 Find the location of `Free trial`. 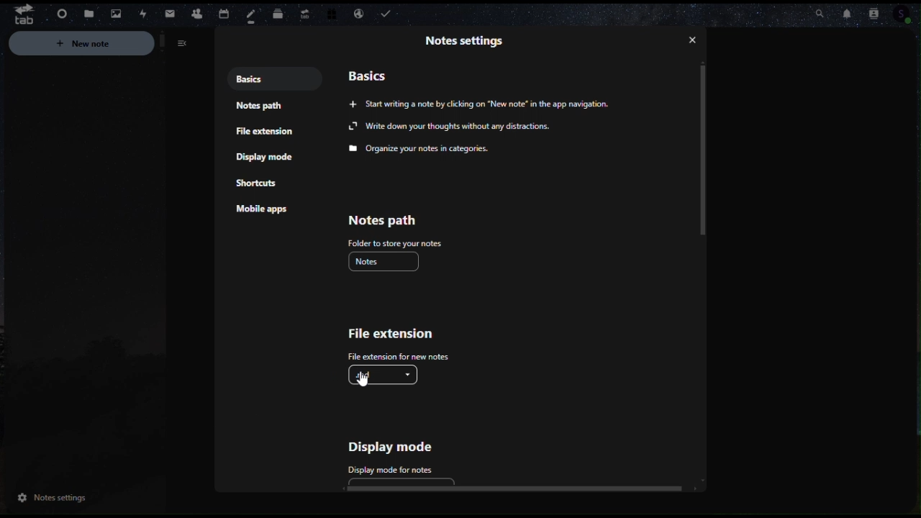

Free trial is located at coordinates (330, 14).